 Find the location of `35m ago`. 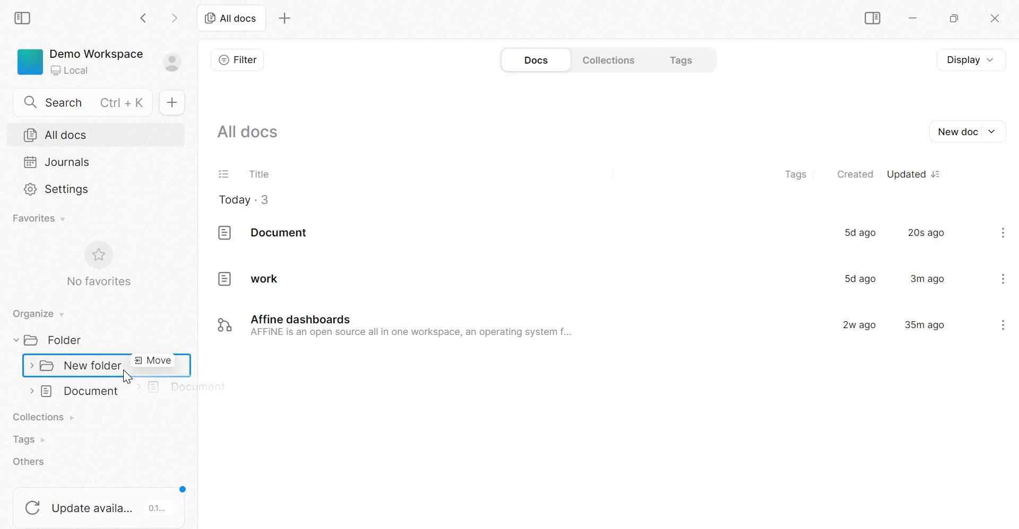

35m ago is located at coordinates (925, 326).